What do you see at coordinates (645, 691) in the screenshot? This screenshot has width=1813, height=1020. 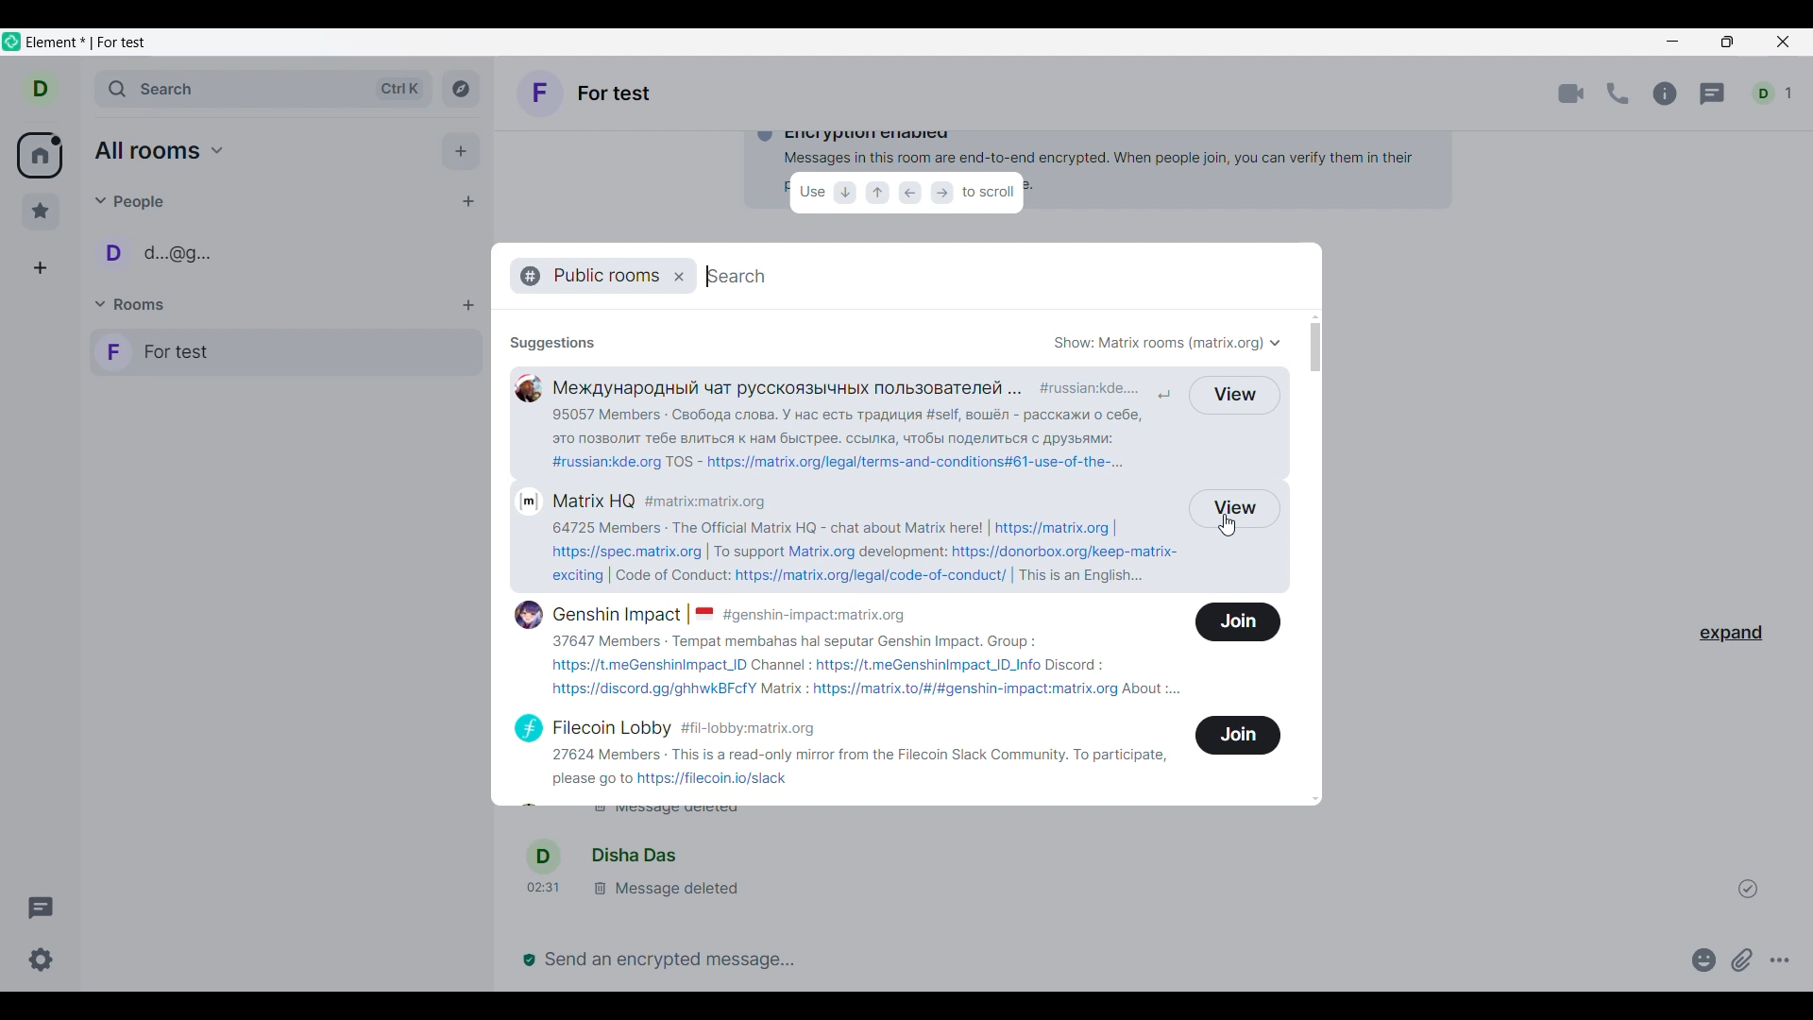 I see `https://discord.gg/ghhwkBFcfY` at bounding box center [645, 691].